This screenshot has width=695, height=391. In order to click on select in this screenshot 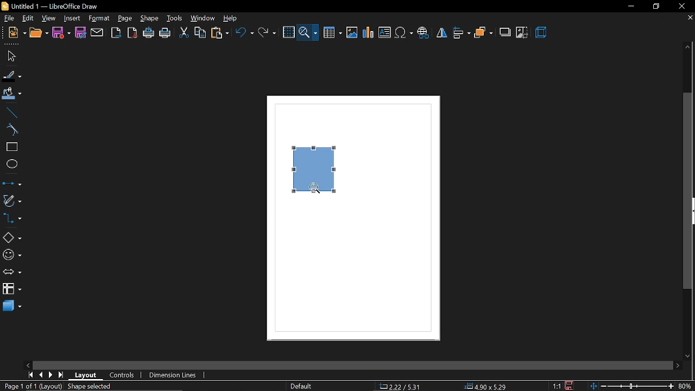, I will do `click(11, 56)`.